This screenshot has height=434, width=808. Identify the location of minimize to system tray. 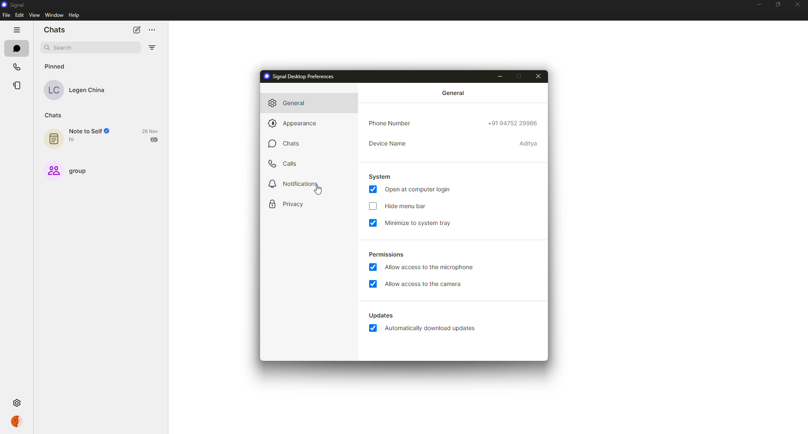
(422, 222).